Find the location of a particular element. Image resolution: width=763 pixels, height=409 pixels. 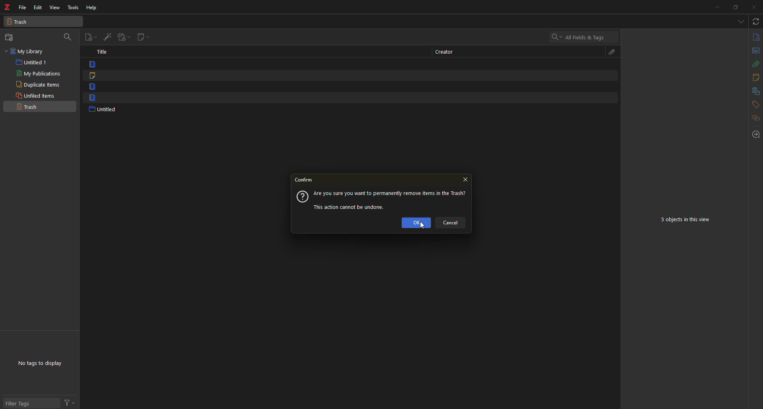

new item is located at coordinates (91, 36).